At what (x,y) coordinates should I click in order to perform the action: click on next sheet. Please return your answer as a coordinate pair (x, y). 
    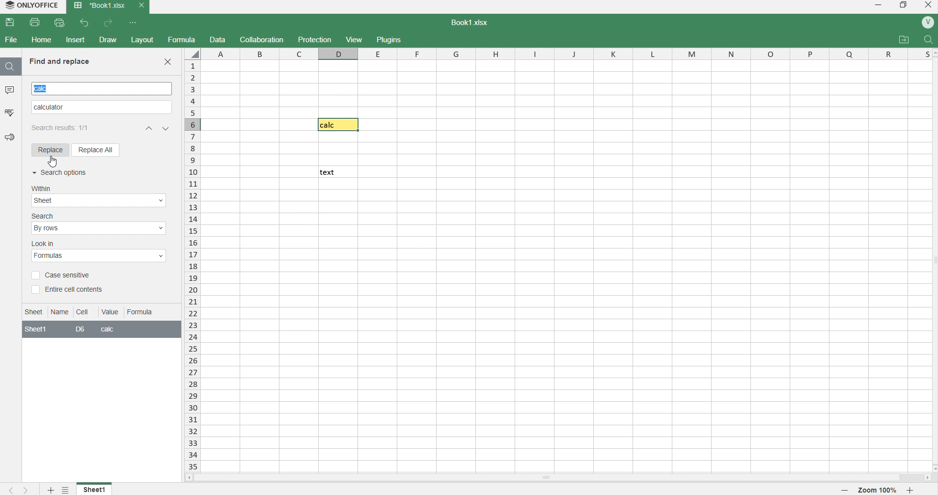
    Looking at the image, I should click on (25, 489).